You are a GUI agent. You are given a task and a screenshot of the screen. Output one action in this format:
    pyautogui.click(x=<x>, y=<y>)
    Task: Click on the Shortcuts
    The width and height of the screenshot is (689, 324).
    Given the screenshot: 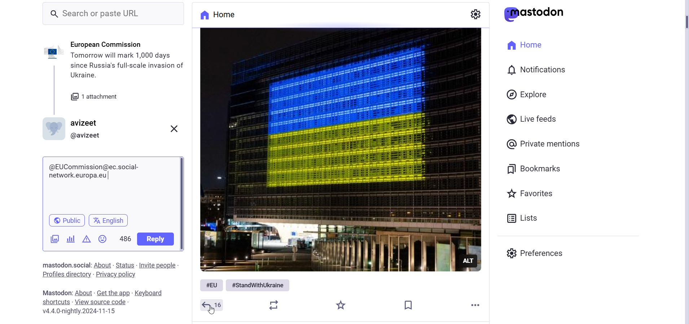 What is the action you would take?
    pyautogui.click(x=56, y=302)
    